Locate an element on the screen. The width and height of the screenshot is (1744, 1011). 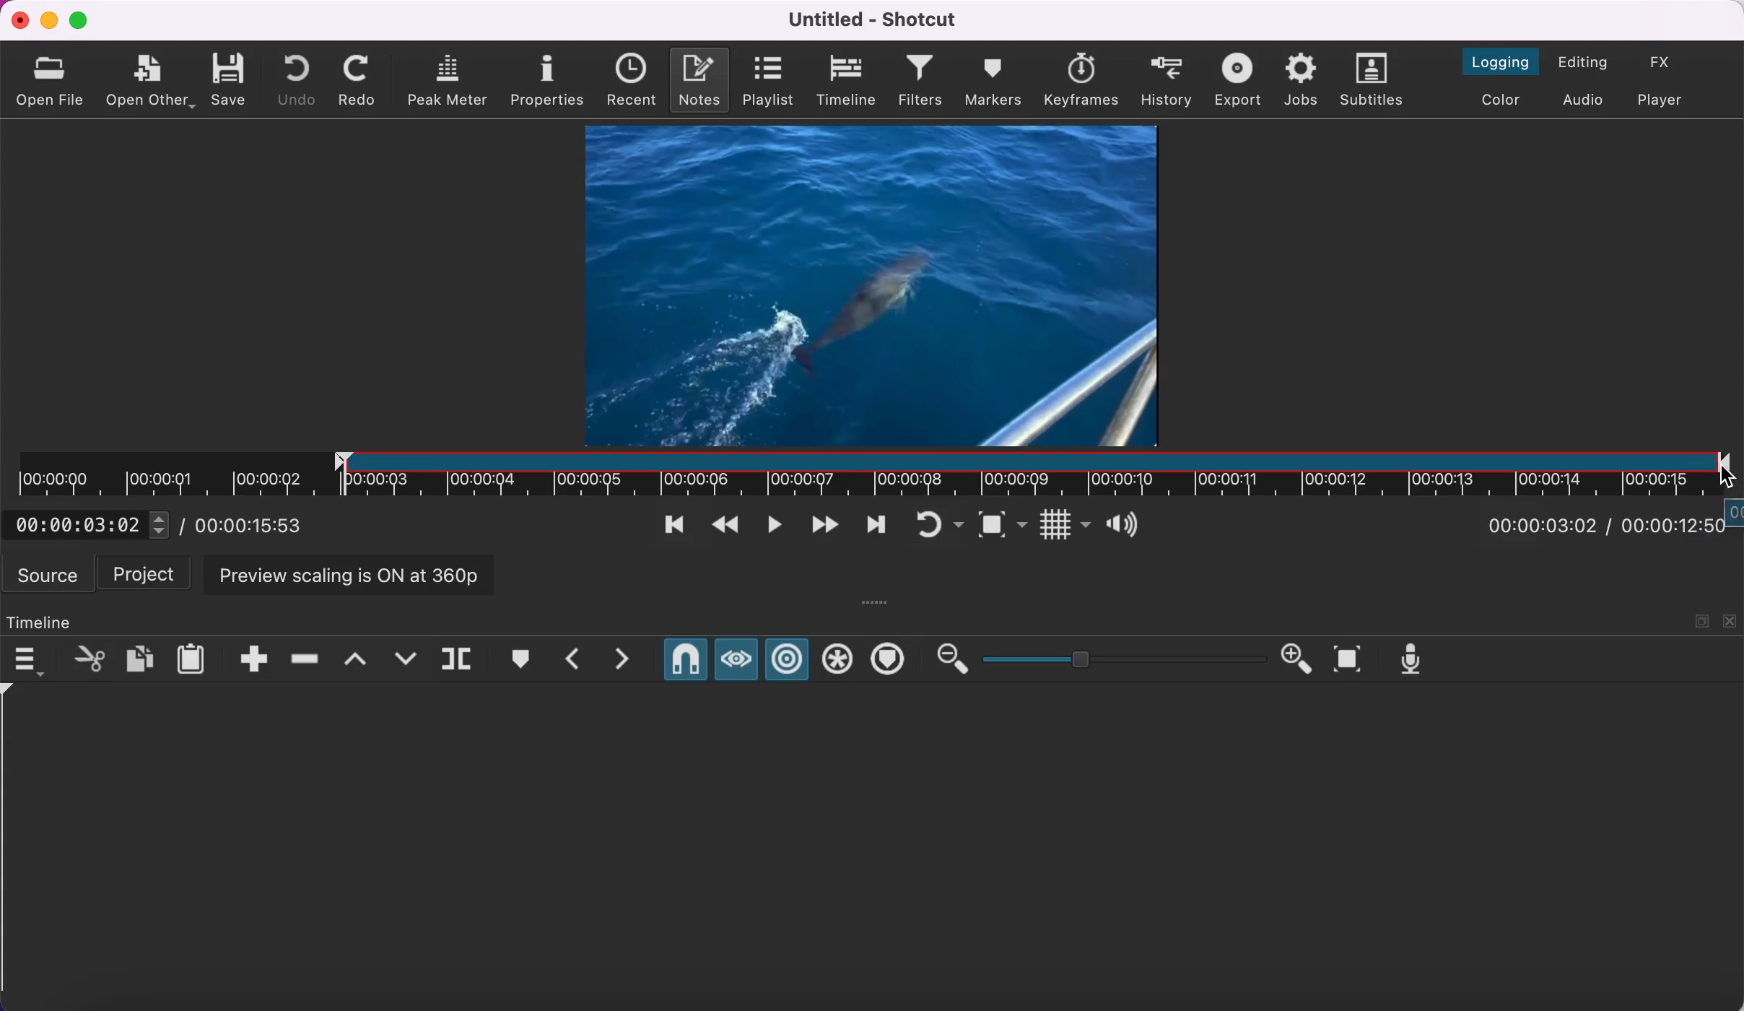
minimize is located at coordinates (50, 21).